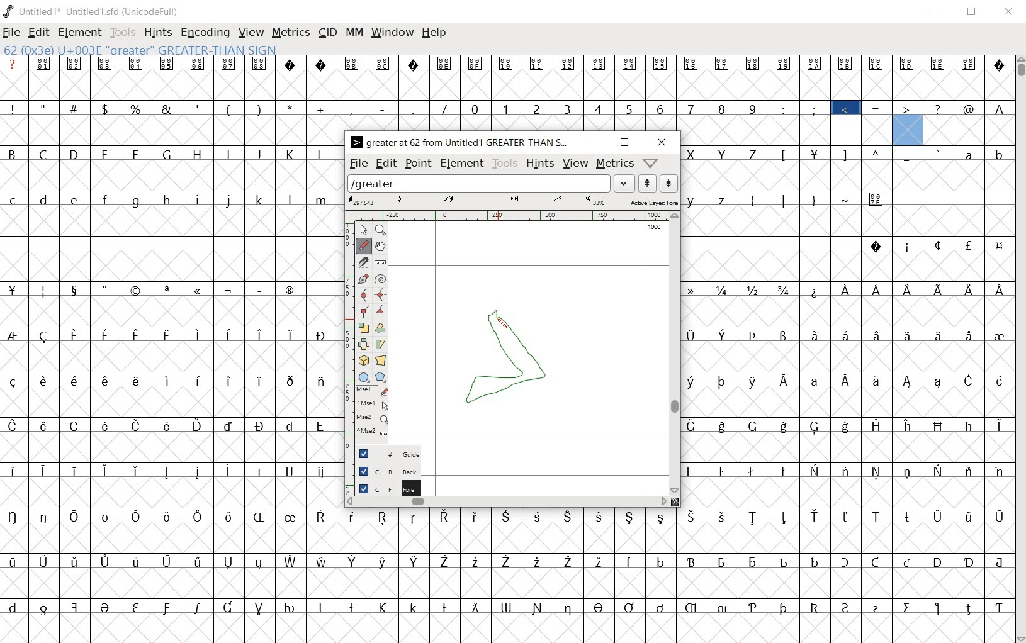 The image size is (1026, 643). I want to click on scale the selection, so click(363, 328).